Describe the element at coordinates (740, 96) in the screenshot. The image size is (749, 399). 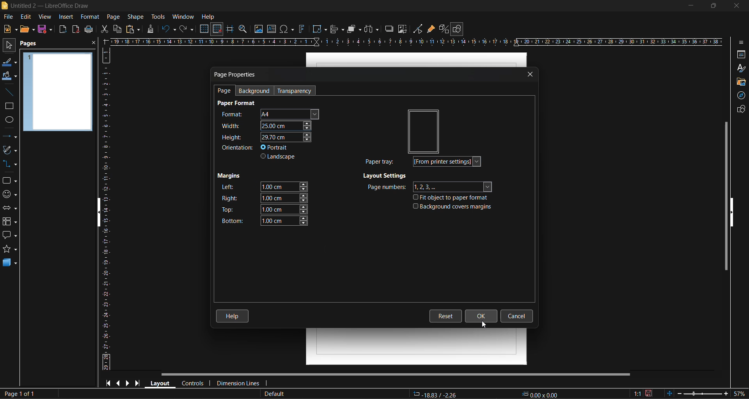
I see `navigator` at that location.